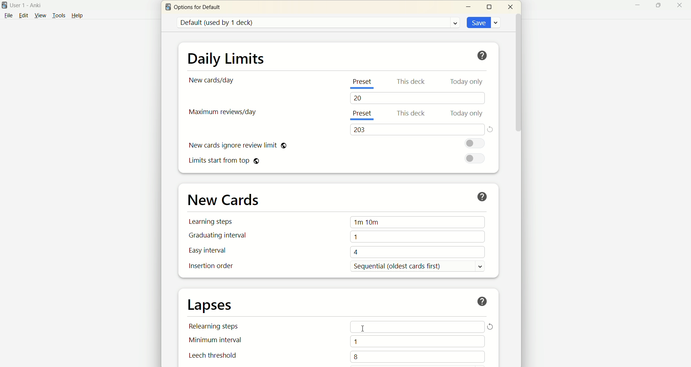 The image size is (691, 367). What do you see at coordinates (224, 113) in the screenshot?
I see `maximum reviews/day` at bounding box center [224, 113].